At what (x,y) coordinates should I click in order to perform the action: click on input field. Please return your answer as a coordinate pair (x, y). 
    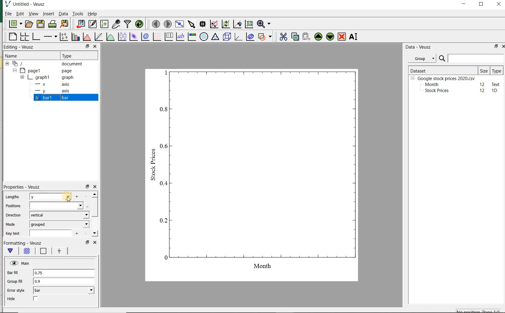
    Looking at the image, I should click on (50, 234).